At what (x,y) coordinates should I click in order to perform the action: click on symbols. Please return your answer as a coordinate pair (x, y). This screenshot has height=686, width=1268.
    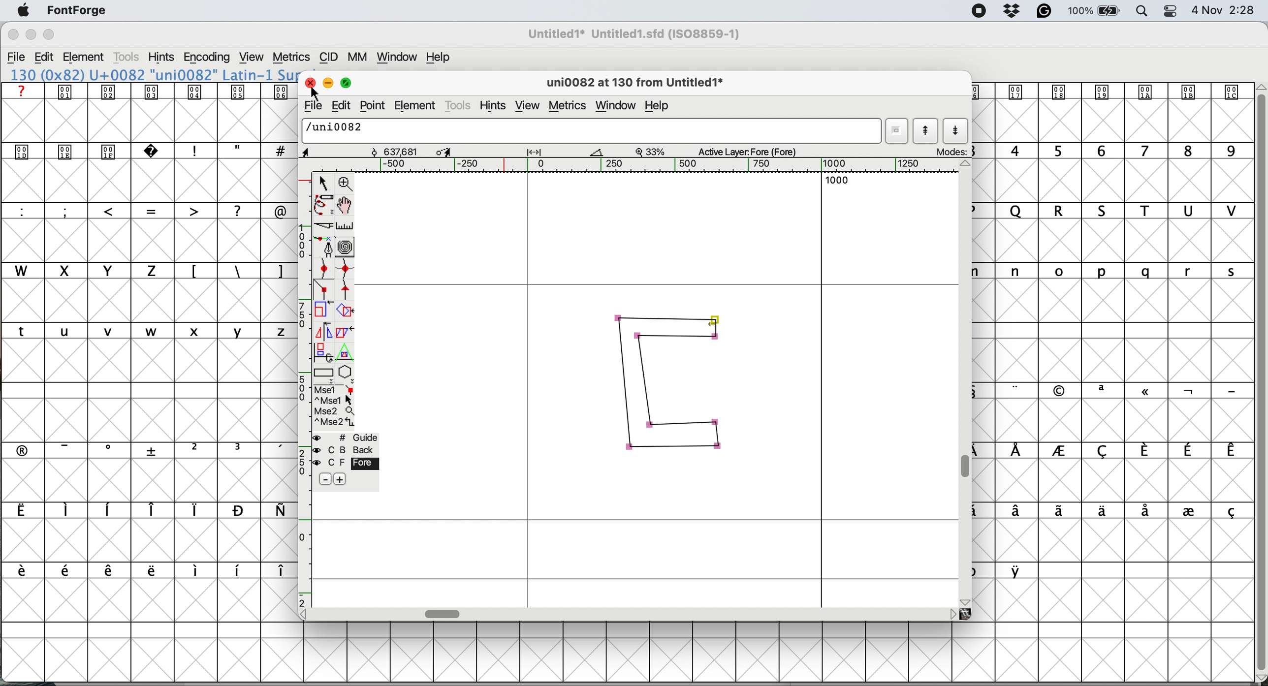
    Looking at the image, I should click on (1119, 512).